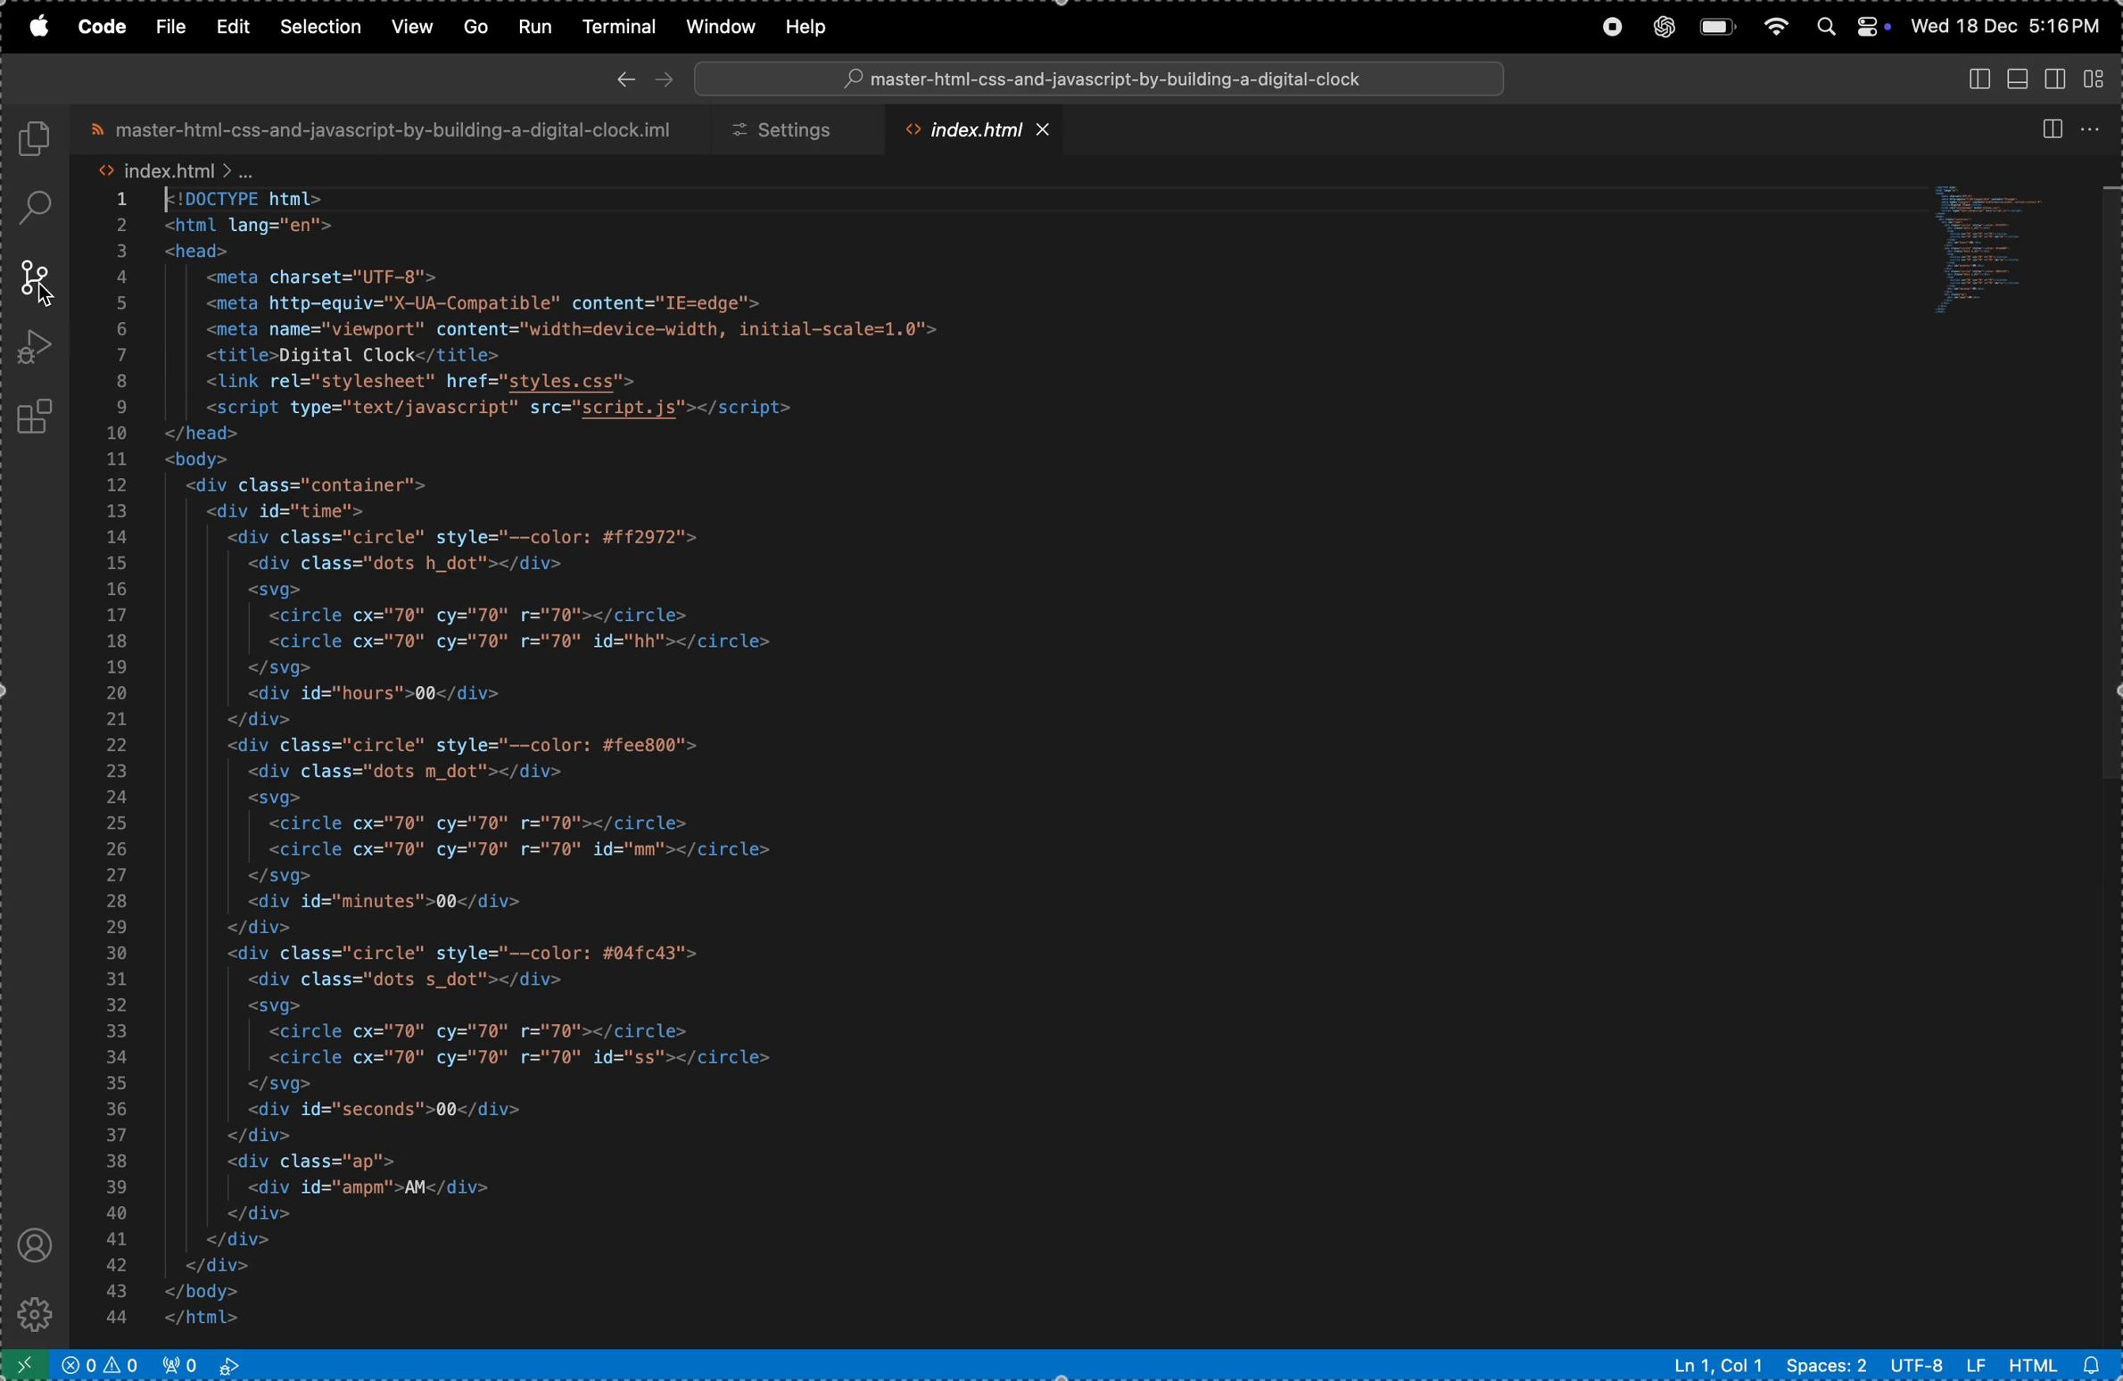 The height and width of the screenshot is (1381, 2123). What do you see at coordinates (247, 198) in the screenshot?
I see `<!DOCTYPE html>` at bounding box center [247, 198].